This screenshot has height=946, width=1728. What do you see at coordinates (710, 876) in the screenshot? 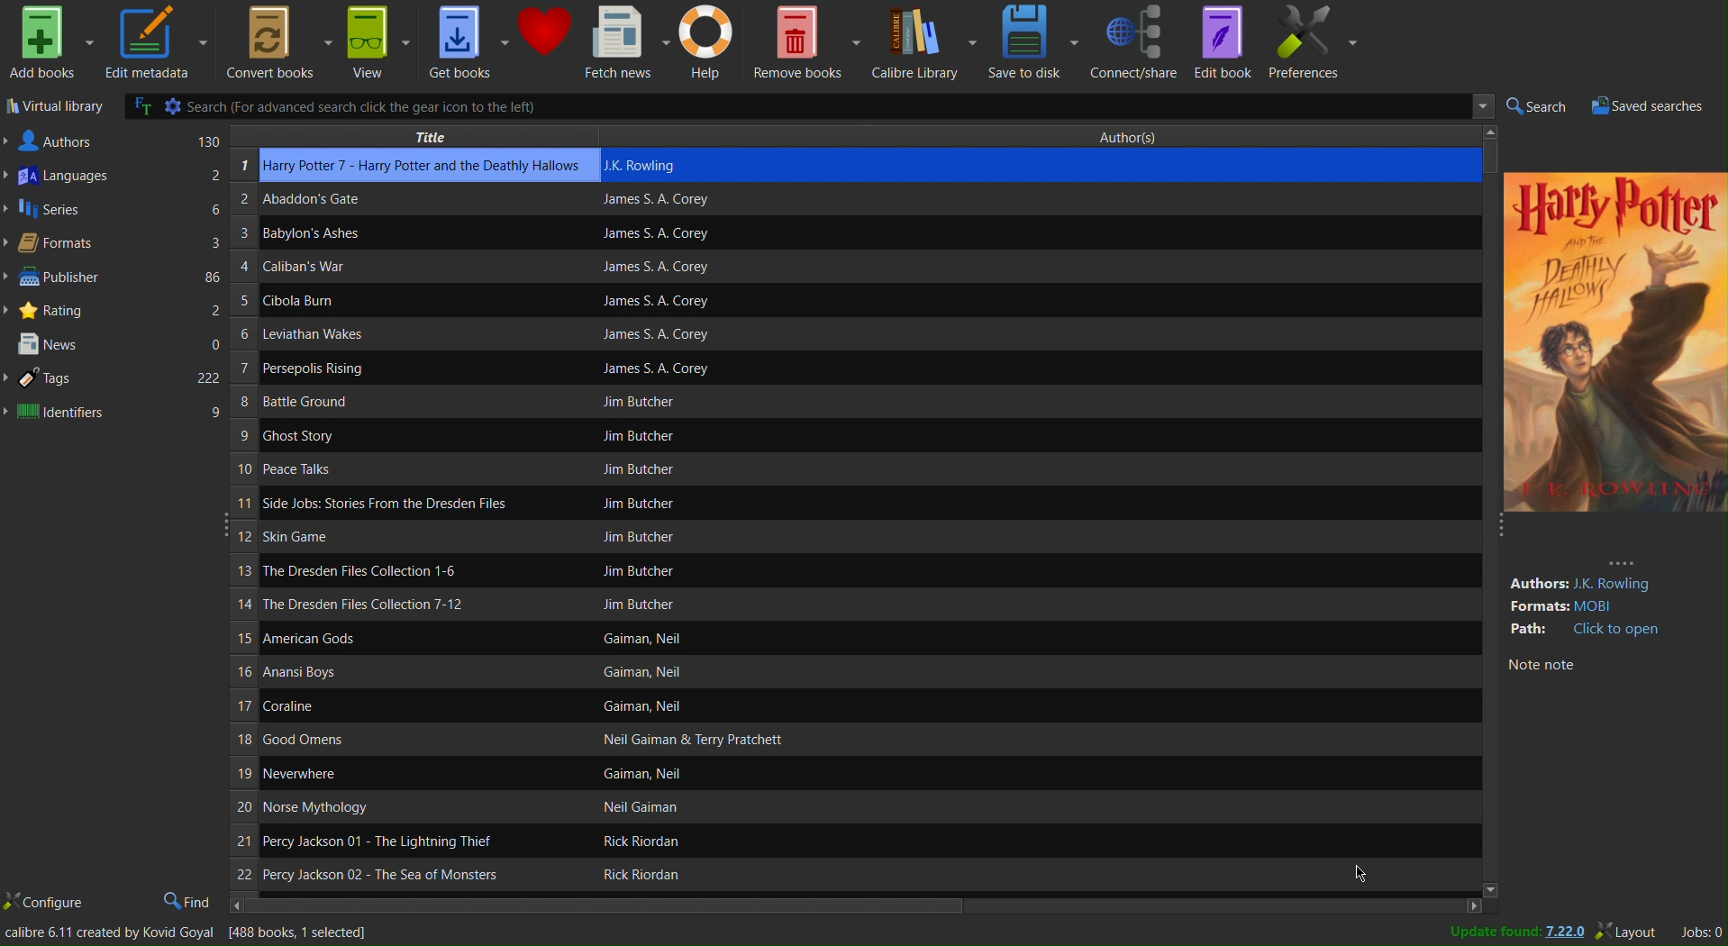
I see `Author’s name` at bounding box center [710, 876].